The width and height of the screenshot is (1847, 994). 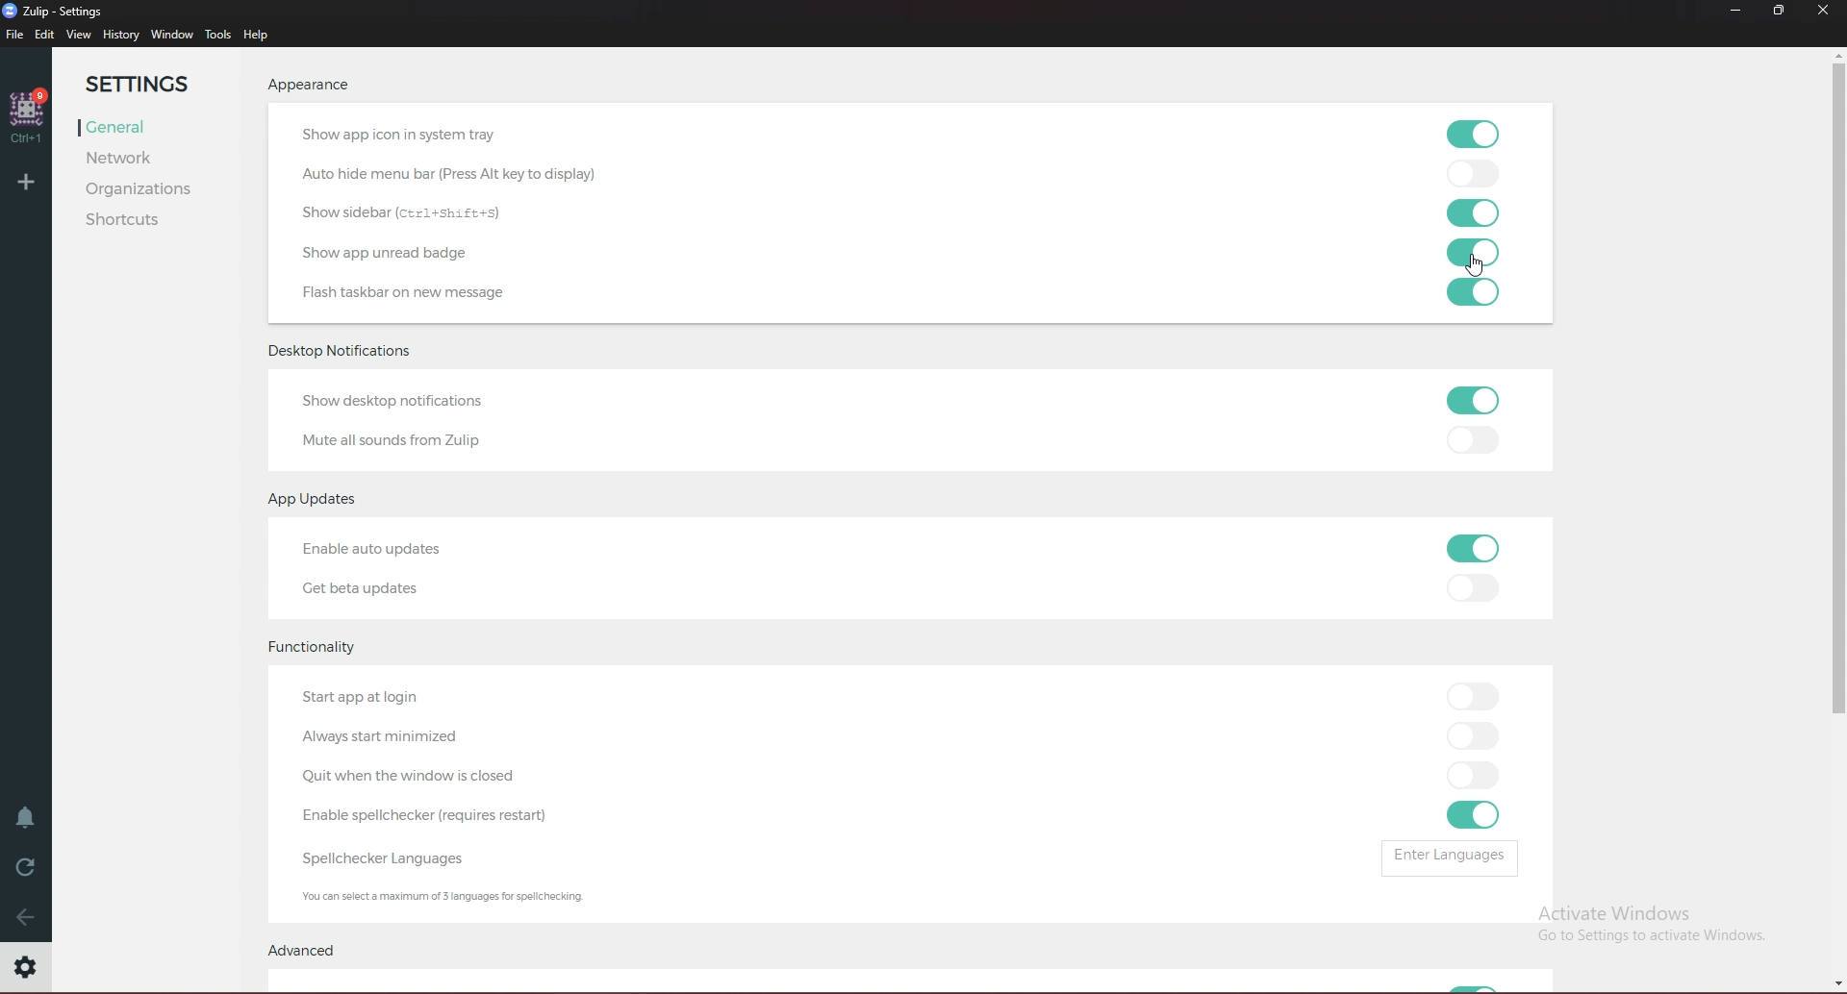 What do you see at coordinates (26, 868) in the screenshot?
I see `Reload` at bounding box center [26, 868].